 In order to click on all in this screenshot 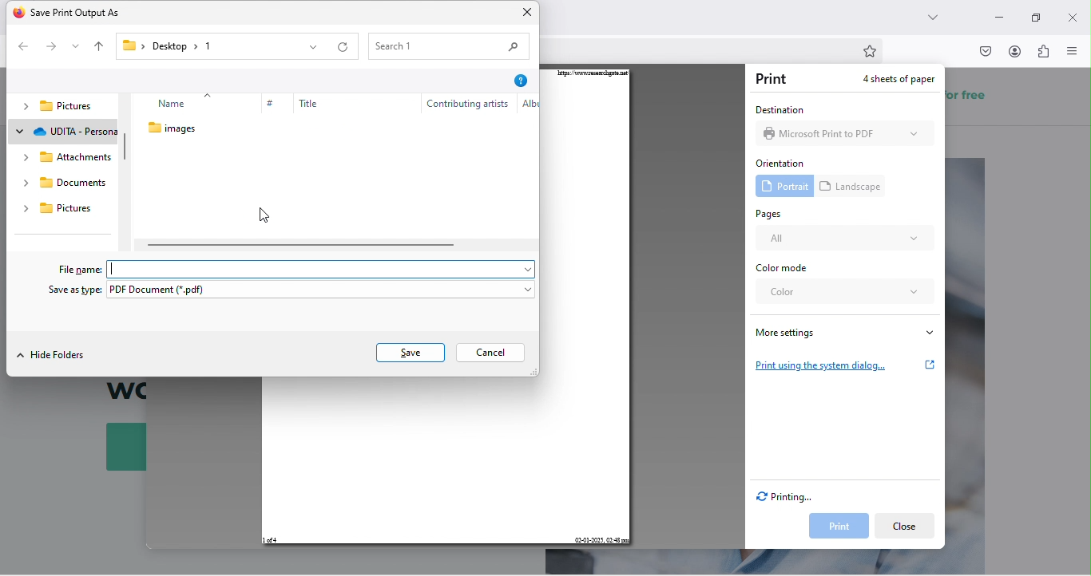, I will do `click(845, 239)`.